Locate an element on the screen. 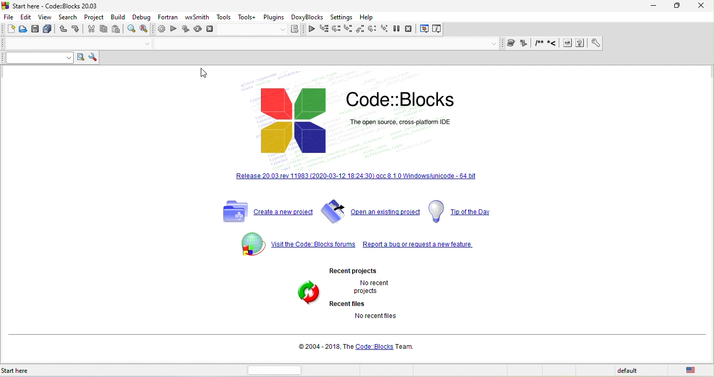  the open source cross platform ide is located at coordinates (405, 121).